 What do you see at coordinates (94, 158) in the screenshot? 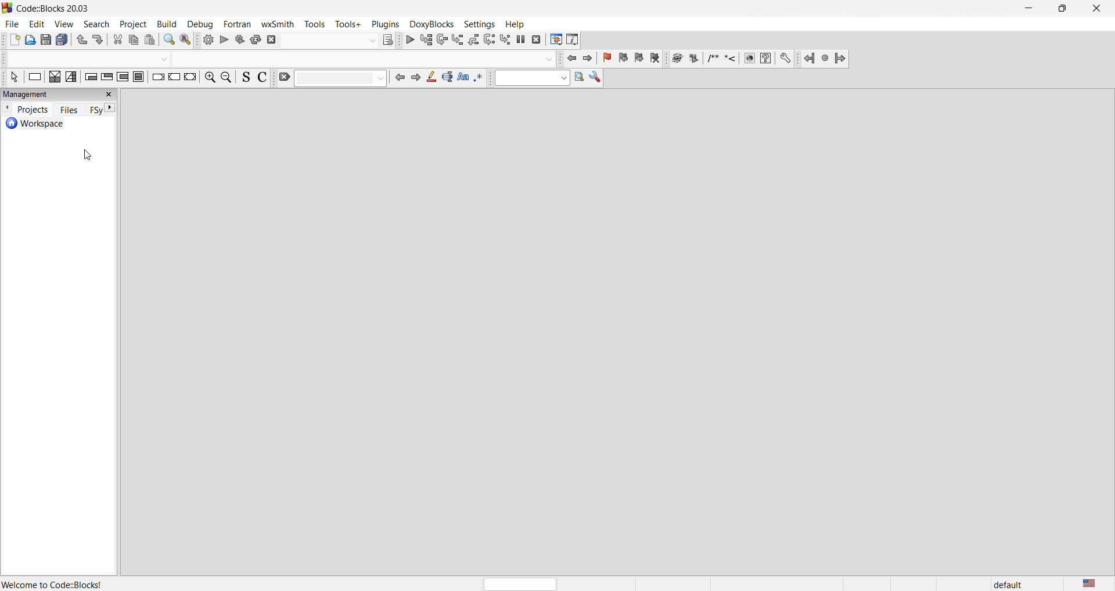
I see `cursor` at bounding box center [94, 158].